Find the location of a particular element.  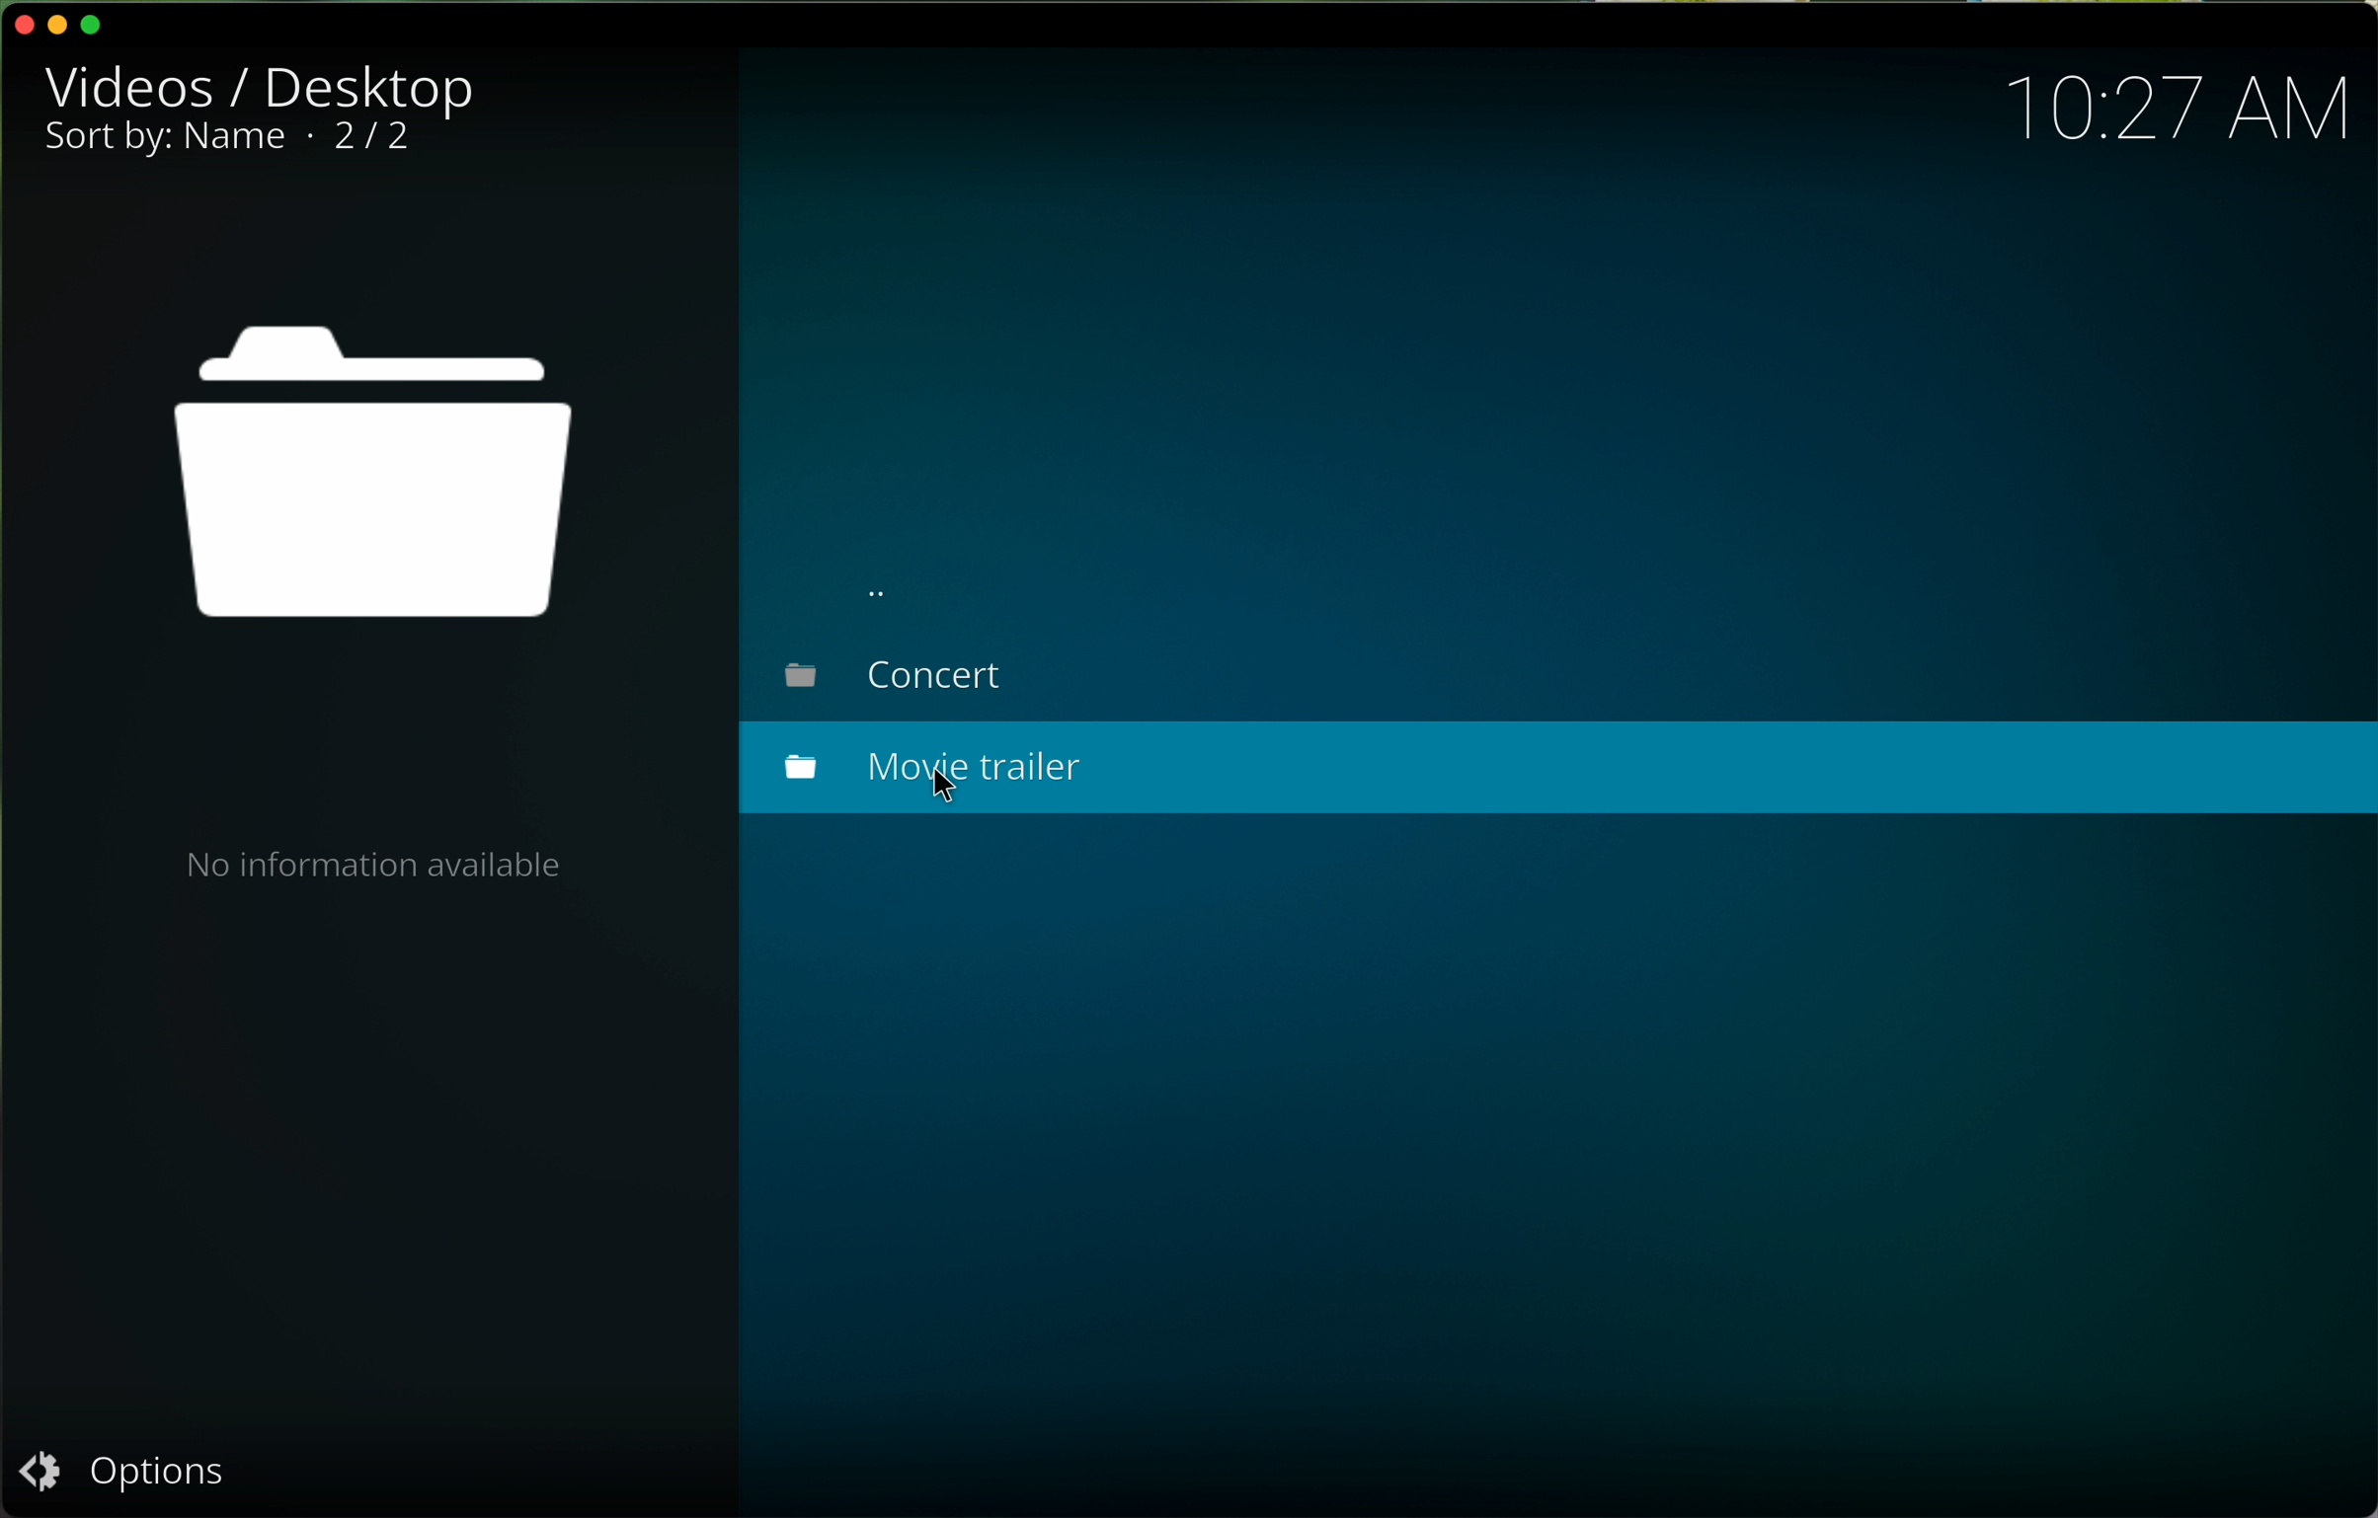

cursor is located at coordinates (955, 791).